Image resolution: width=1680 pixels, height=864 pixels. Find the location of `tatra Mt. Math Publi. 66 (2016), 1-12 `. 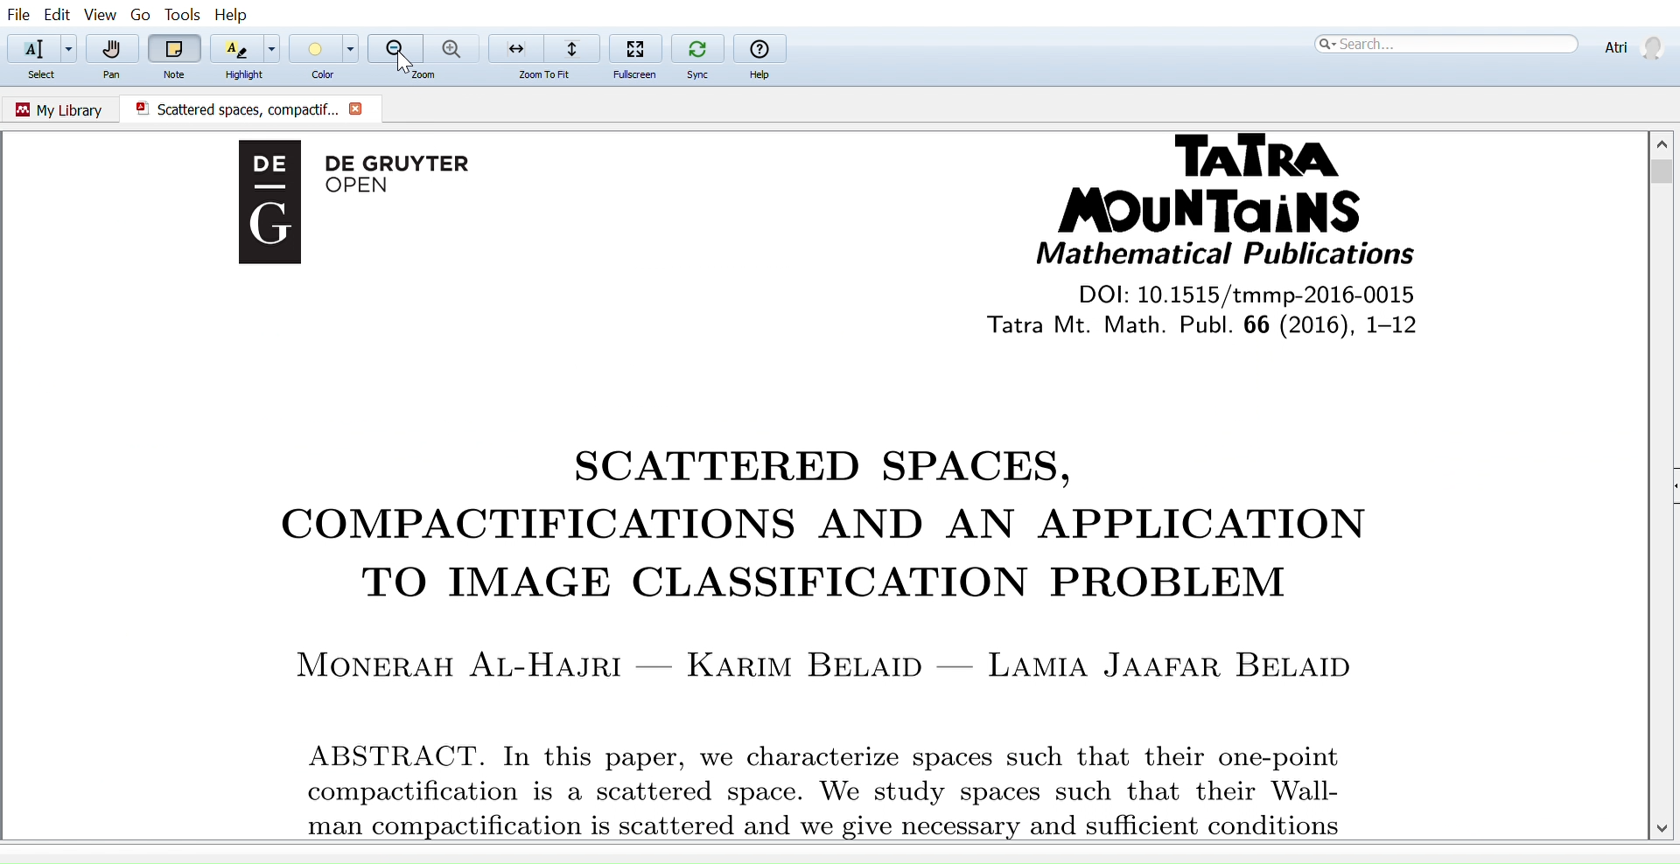

tatra Mt. Math Publi. 66 (2016), 1-12  is located at coordinates (1208, 327).